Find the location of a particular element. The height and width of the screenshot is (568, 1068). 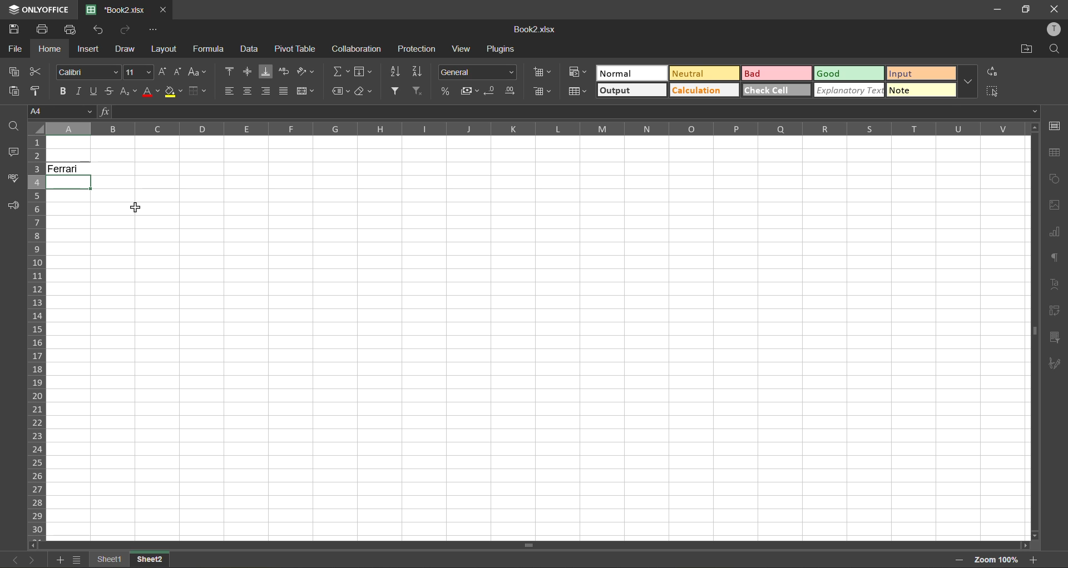

increase decimal is located at coordinates (508, 91).